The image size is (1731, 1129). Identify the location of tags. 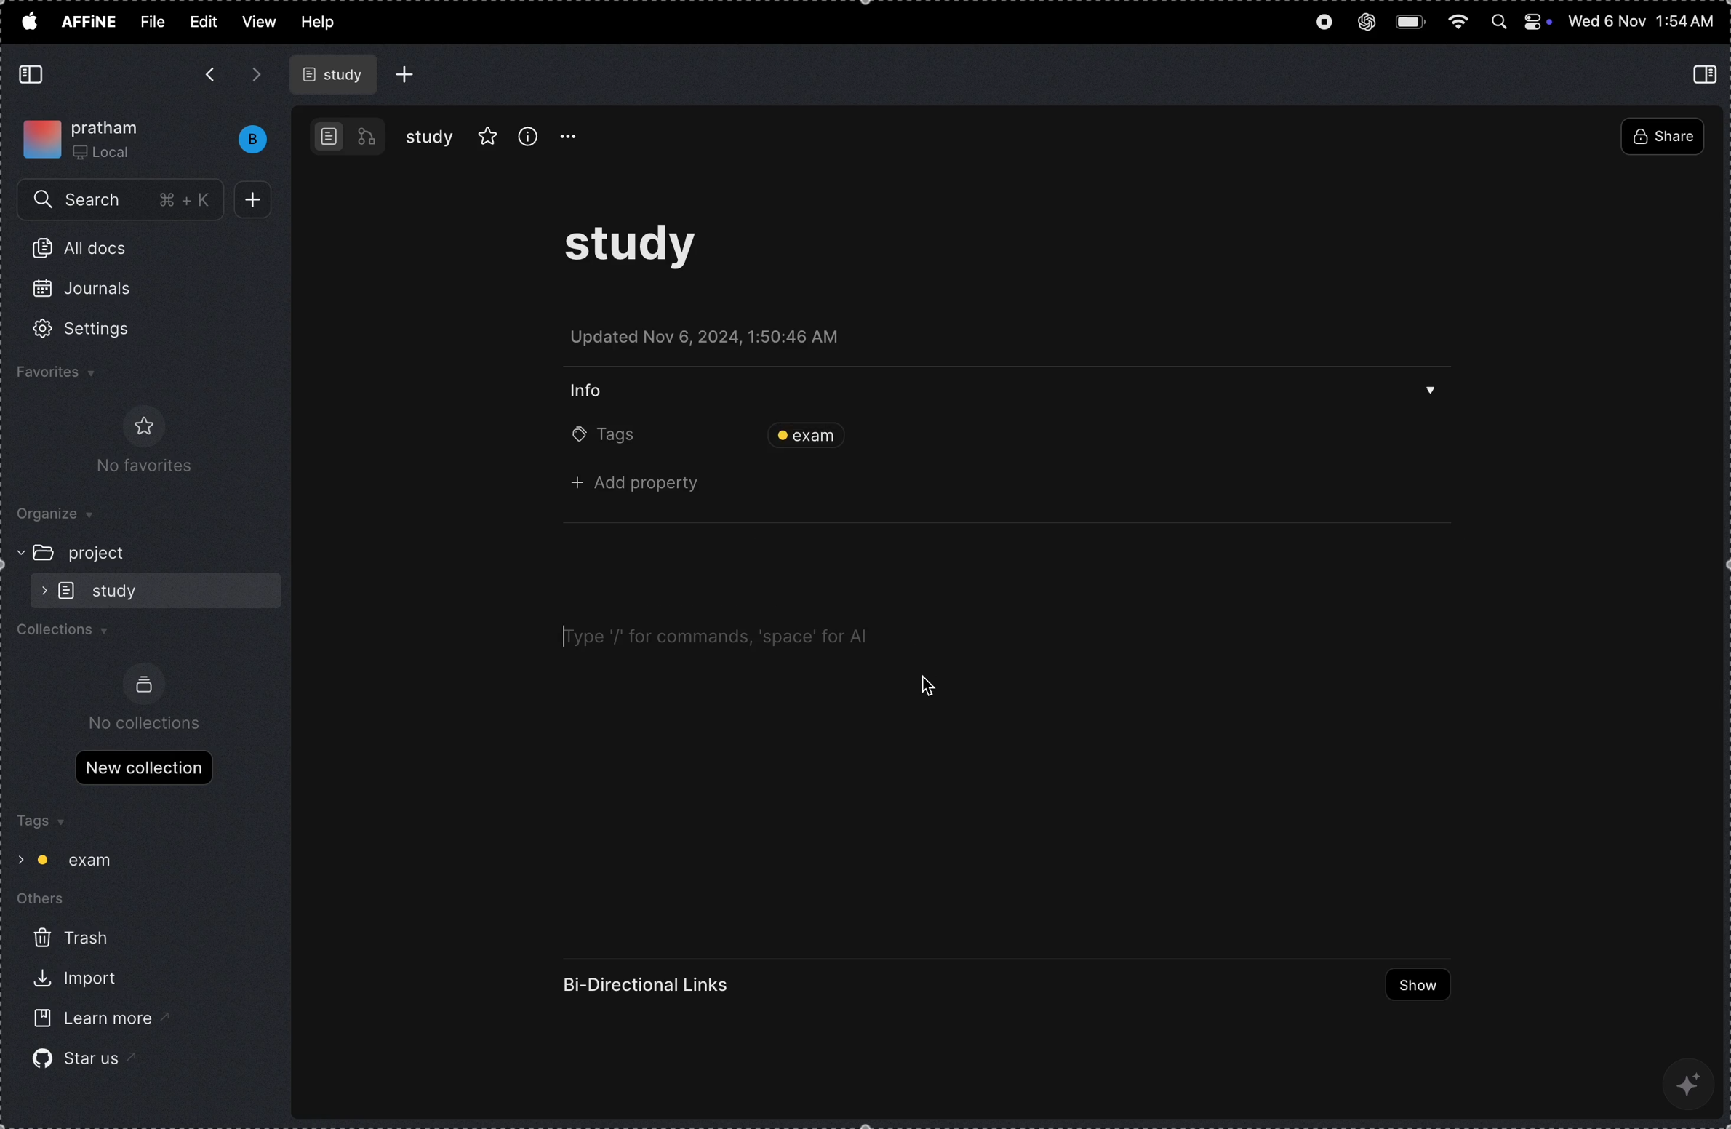
(605, 437).